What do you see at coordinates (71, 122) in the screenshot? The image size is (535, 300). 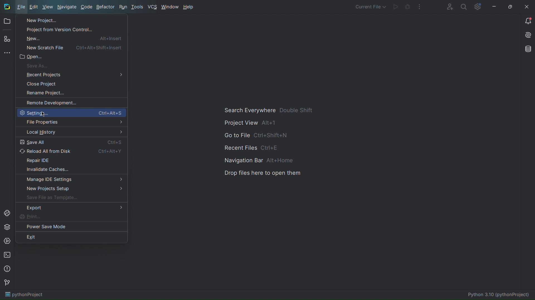 I see `File Properties` at bounding box center [71, 122].